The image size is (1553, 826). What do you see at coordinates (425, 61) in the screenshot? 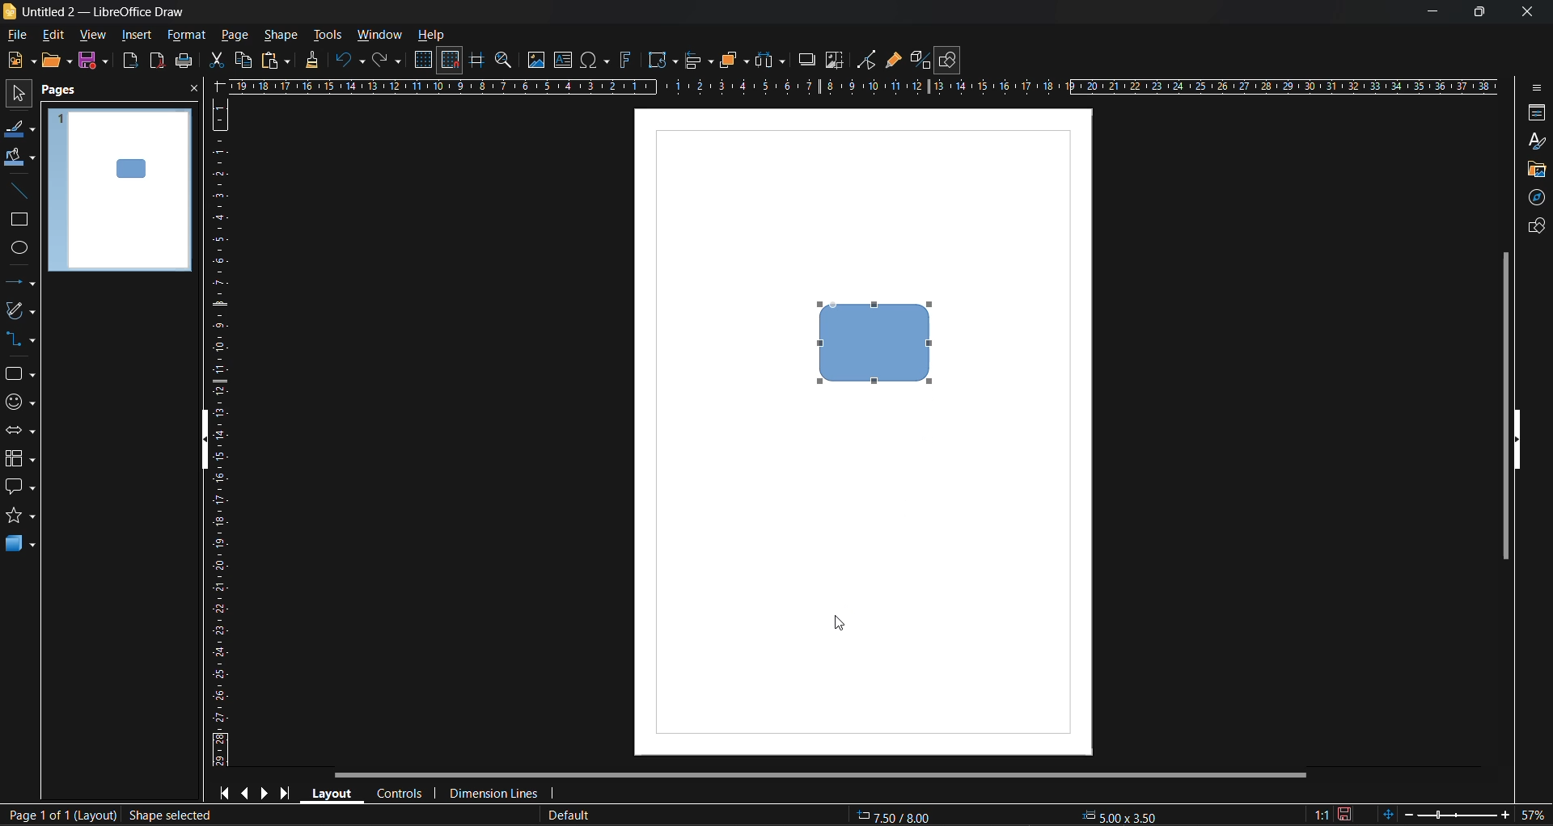
I see `display grid` at bounding box center [425, 61].